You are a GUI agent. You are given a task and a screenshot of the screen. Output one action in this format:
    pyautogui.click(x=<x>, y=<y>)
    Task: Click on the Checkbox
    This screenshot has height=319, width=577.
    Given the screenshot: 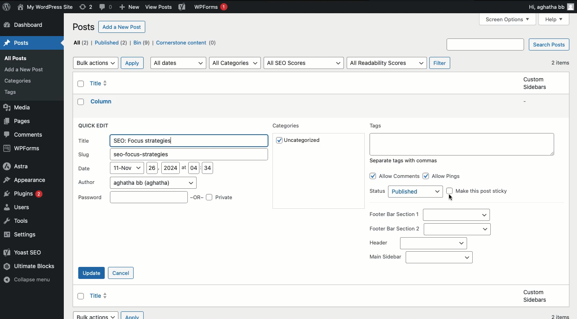 What is the action you would take?
    pyautogui.click(x=209, y=198)
    